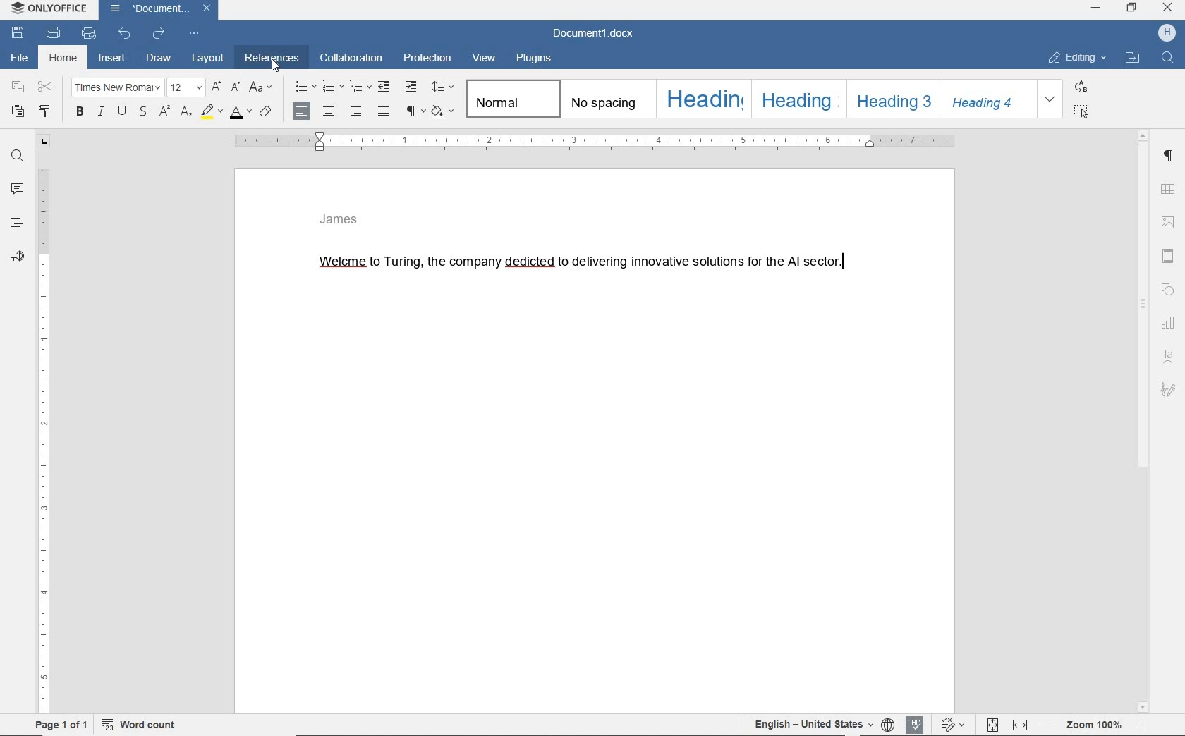 The width and height of the screenshot is (1185, 736). What do you see at coordinates (1167, 58) in the screenshot?
I see `FIND` at bounding box center [1167, 58].